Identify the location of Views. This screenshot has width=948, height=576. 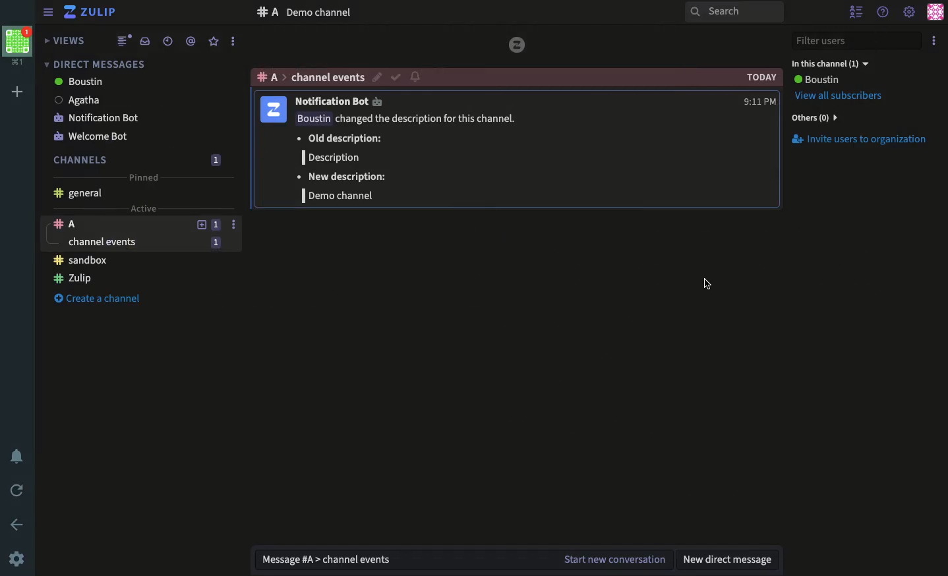
(67, 41).